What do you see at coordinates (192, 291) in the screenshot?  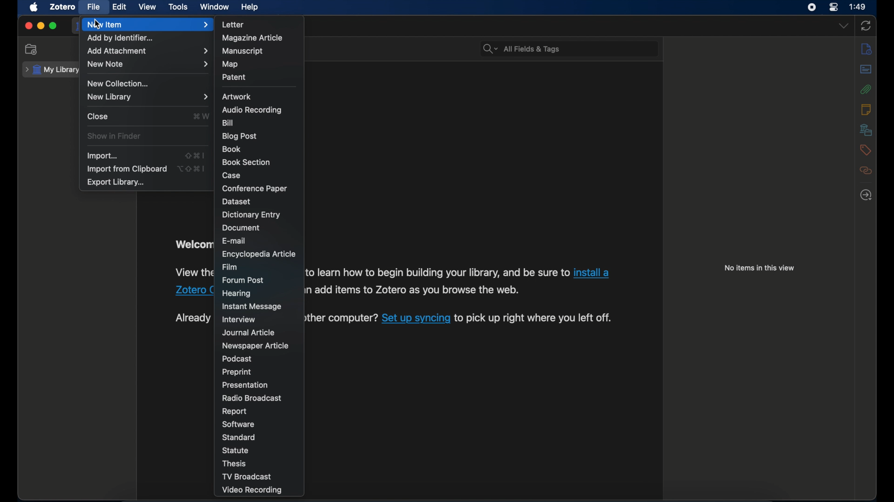 I see `Zotero ` at bounding box center [192, 291].